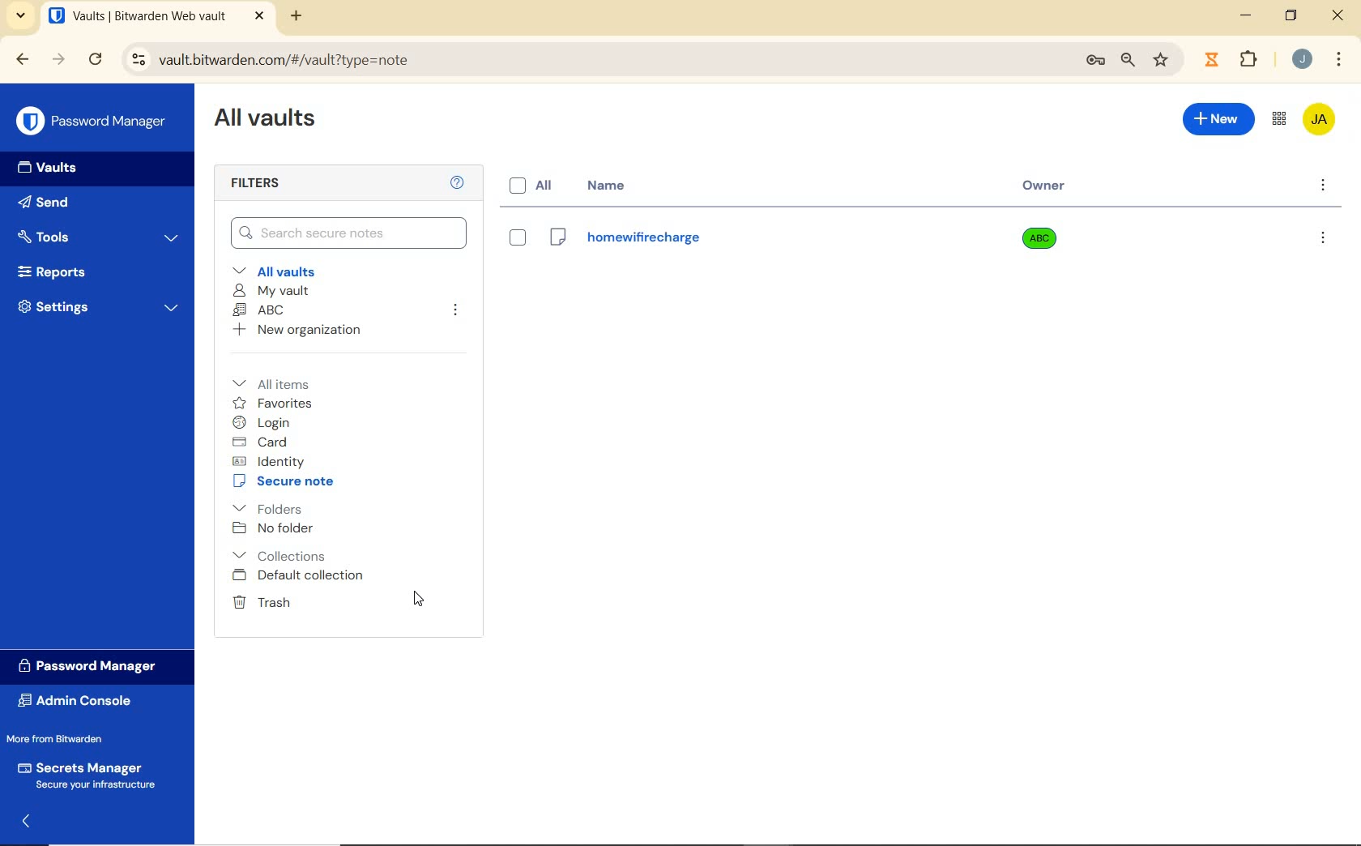  What do you see at coordinates (273, 528) in the screenshot?
I see `No folder` at bounding box center [273, 528].